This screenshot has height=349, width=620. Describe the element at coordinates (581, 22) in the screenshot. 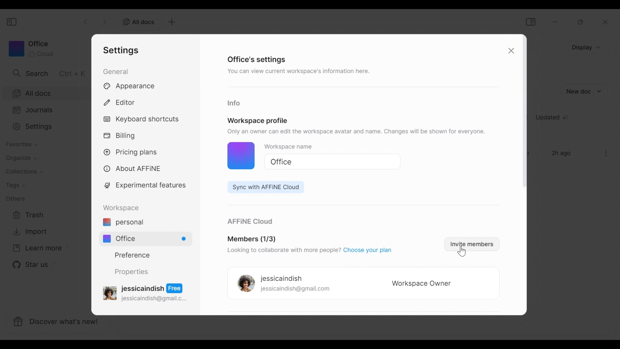

I see `restore` at that location.